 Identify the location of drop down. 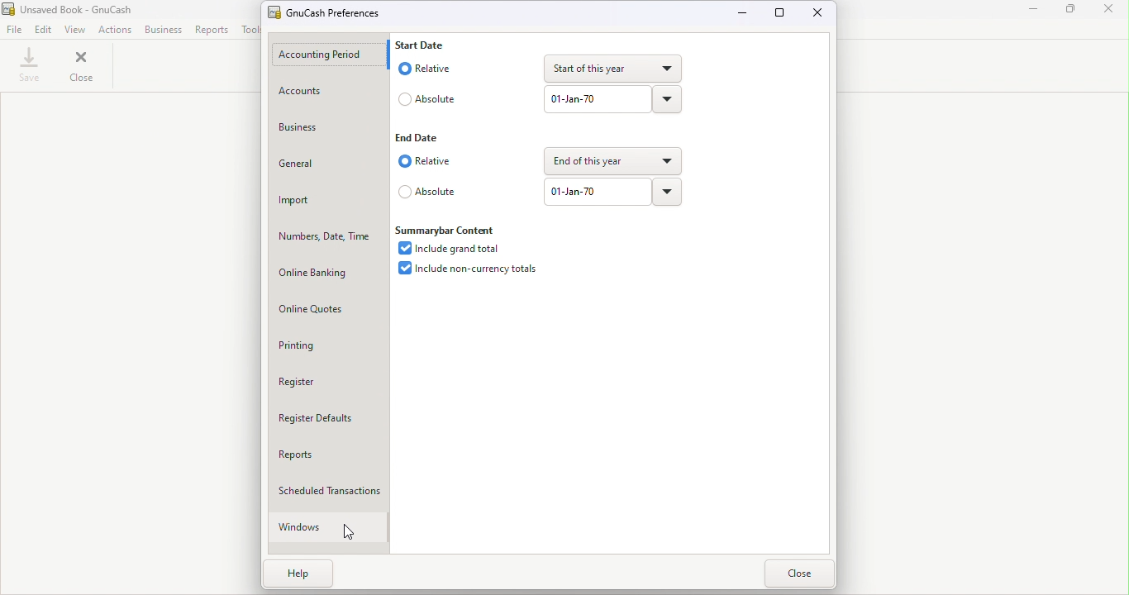
(612, 69).